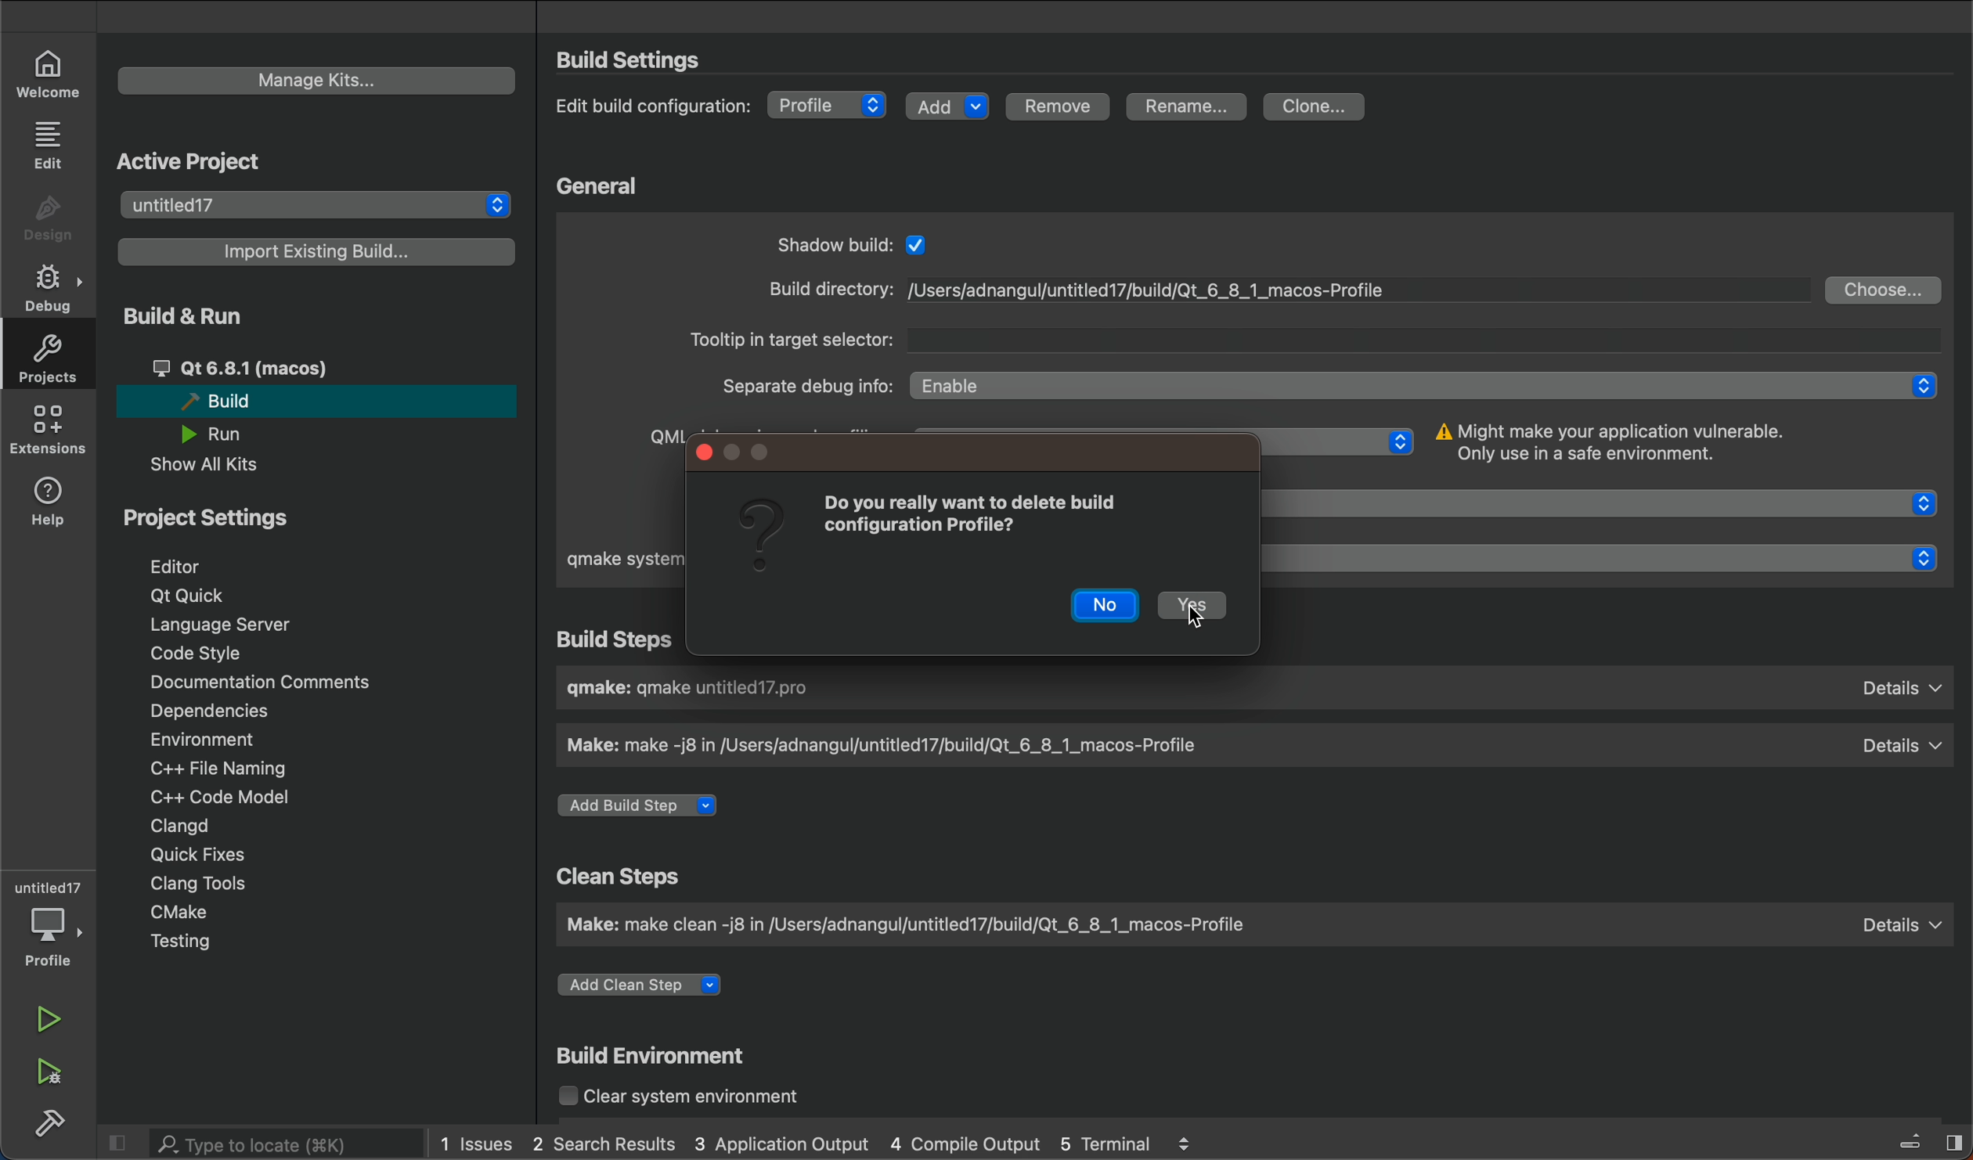 This screenshot has height=1160, width=1973. What do you see at coordinates (325, 518) in the screenshot?
I see `project settings` at bounding box center [325, 518].